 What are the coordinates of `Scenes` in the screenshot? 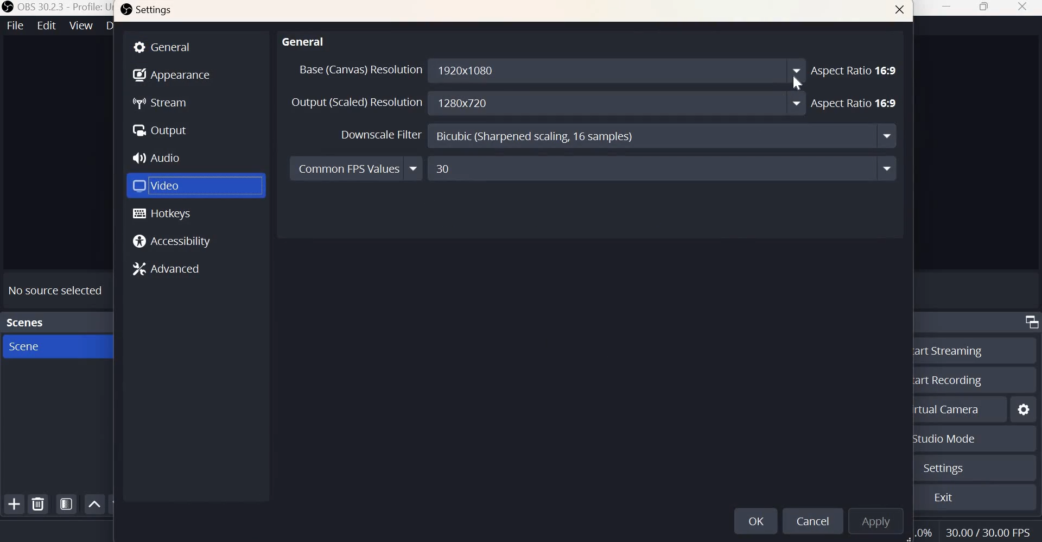 It's located at (26, 321).